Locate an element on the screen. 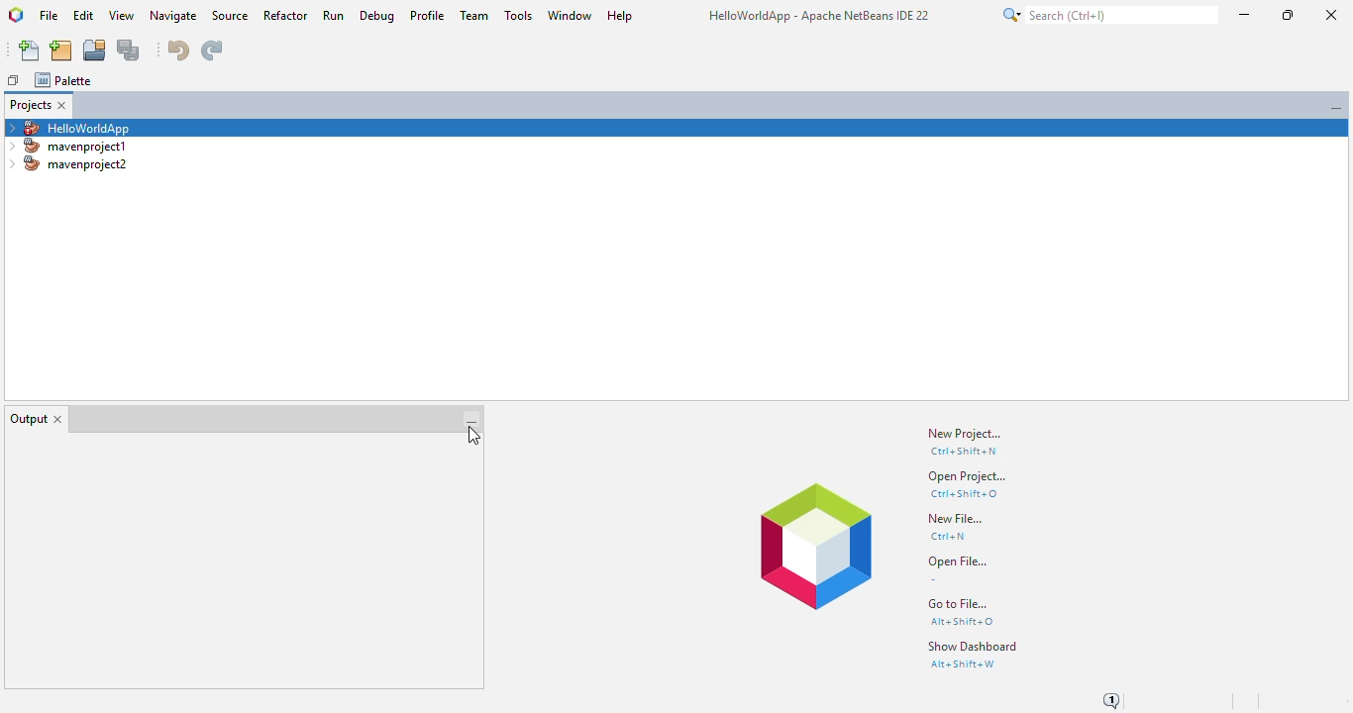 This screenshot has height=713, width=1353. undo is located at coordinates (179, 50).